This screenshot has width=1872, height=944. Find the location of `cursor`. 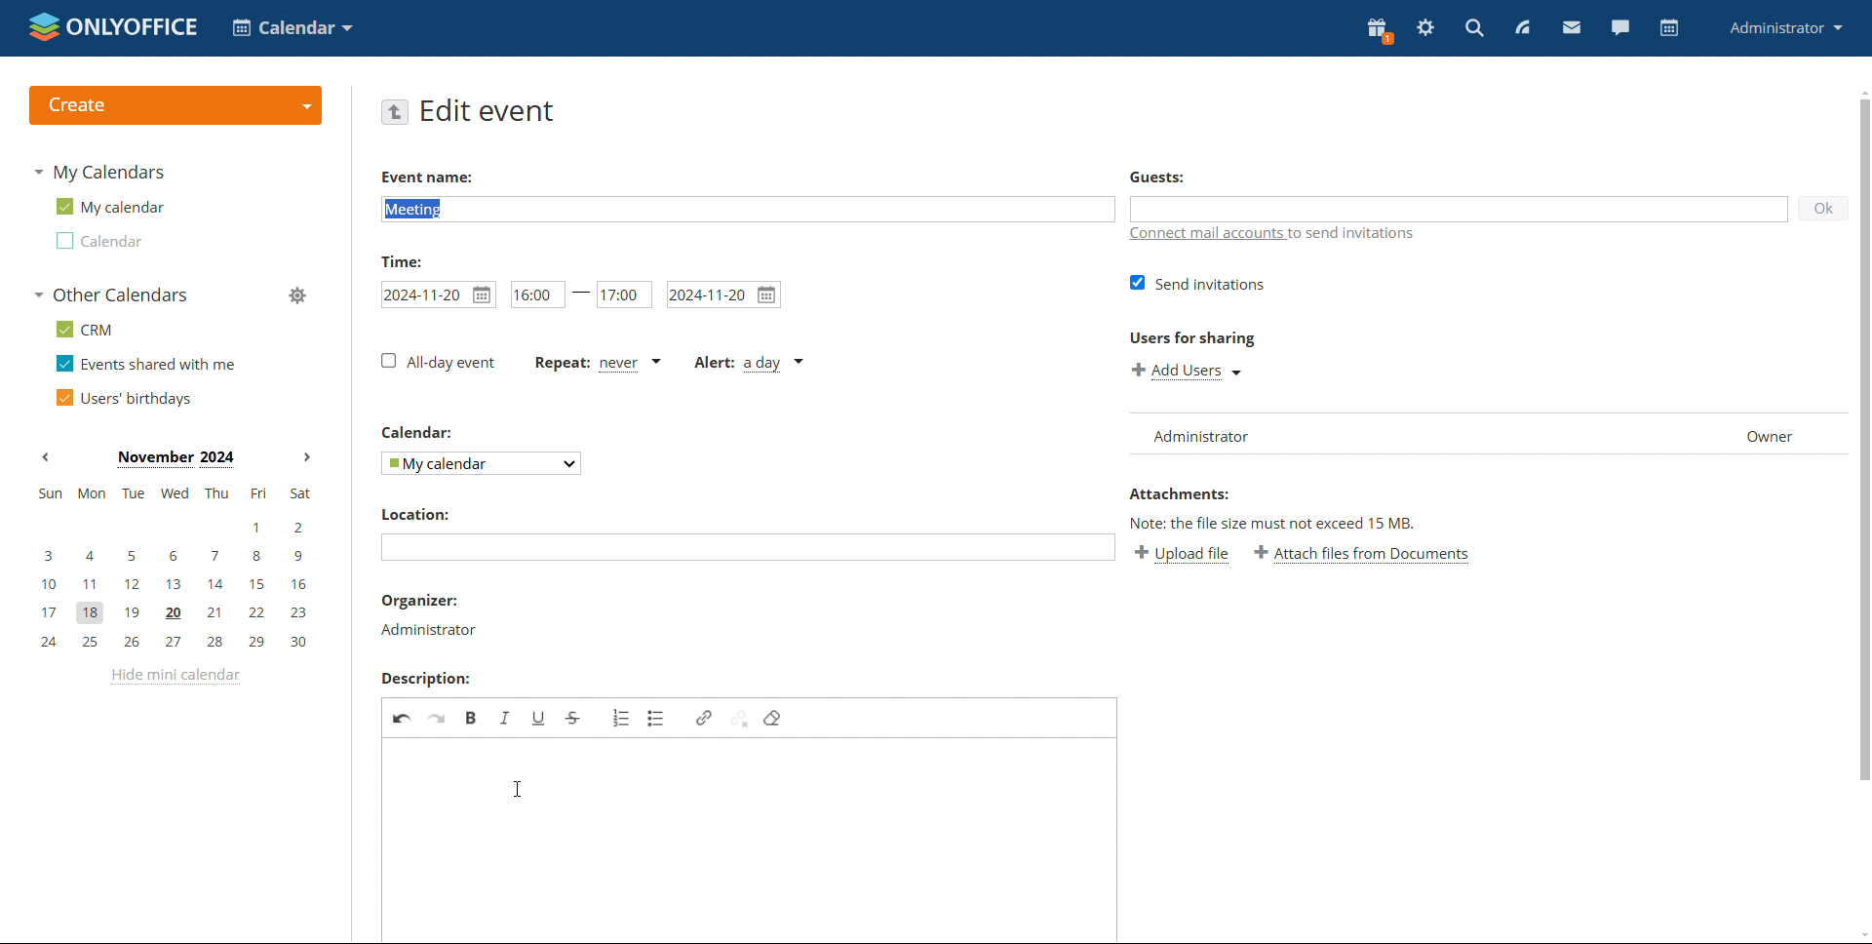

cursor is located at coordinates (516, 789).